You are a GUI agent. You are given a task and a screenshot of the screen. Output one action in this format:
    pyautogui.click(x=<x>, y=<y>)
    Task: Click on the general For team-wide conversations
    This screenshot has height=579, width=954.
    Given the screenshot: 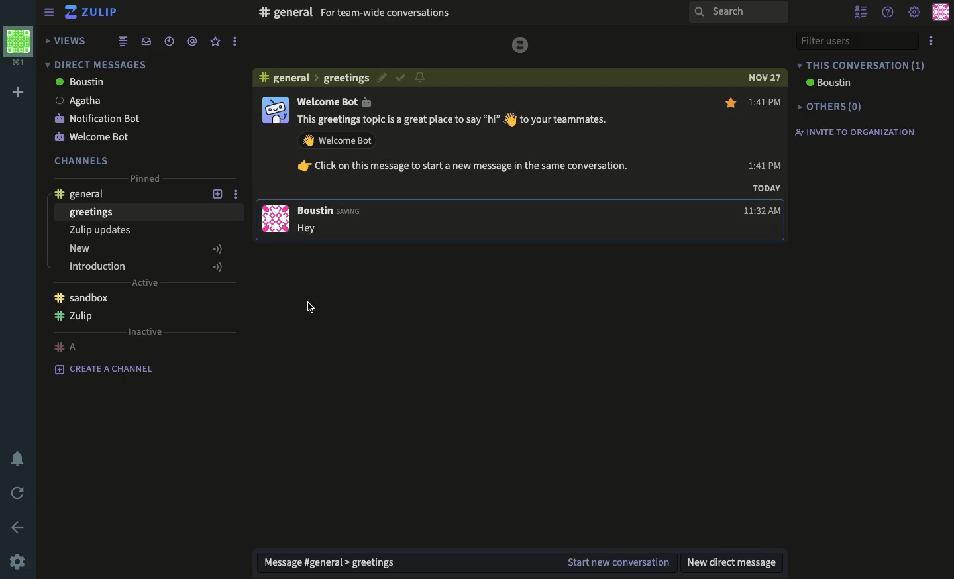 What is the action you would take?
    pyautogui.click(x=356, y=13)
    